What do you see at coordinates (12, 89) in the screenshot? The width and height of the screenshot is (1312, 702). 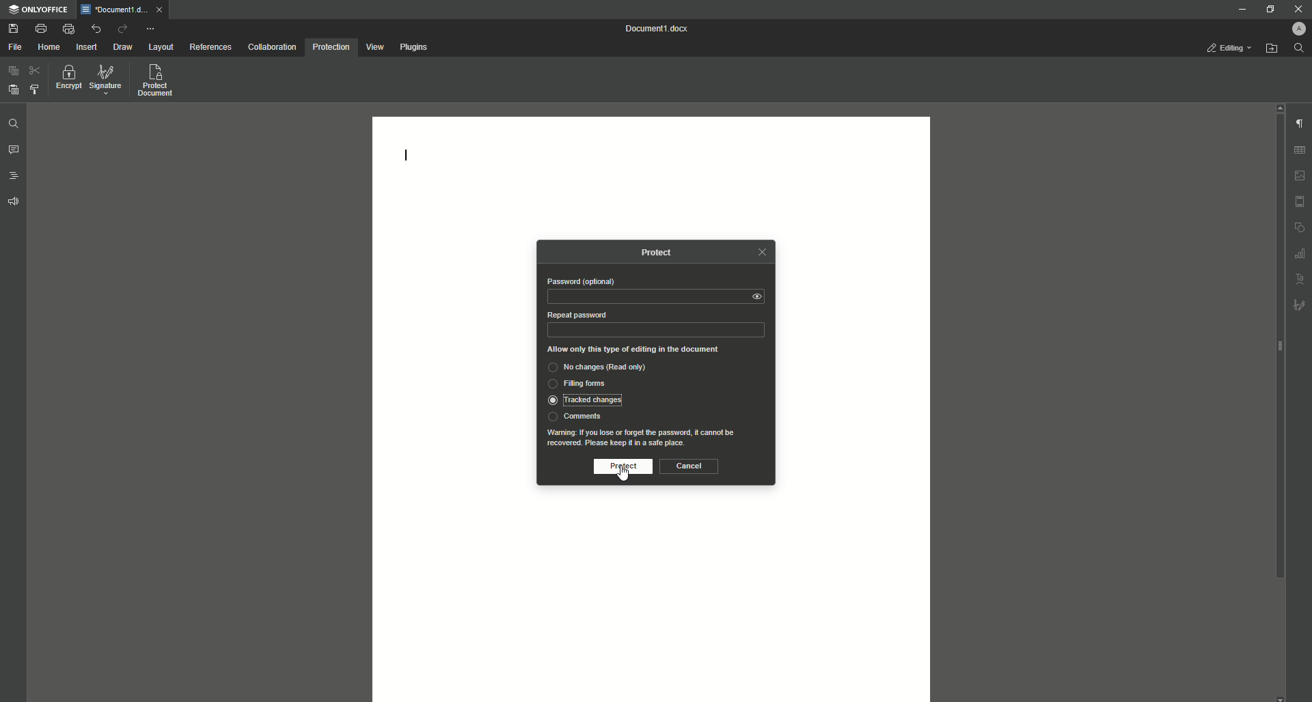 I see `Paste` at bounding box center [12, 89].